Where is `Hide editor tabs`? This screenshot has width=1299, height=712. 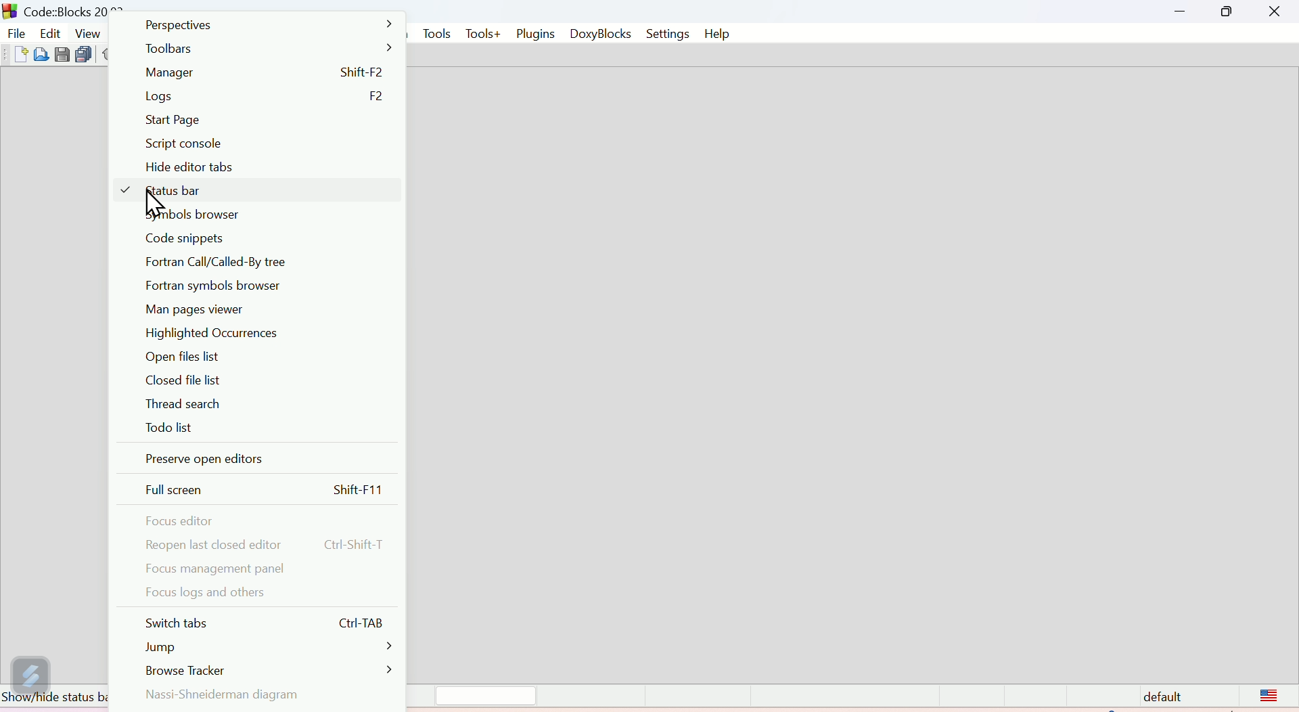 Hide editor tabs is located at coordinates (212, 171).